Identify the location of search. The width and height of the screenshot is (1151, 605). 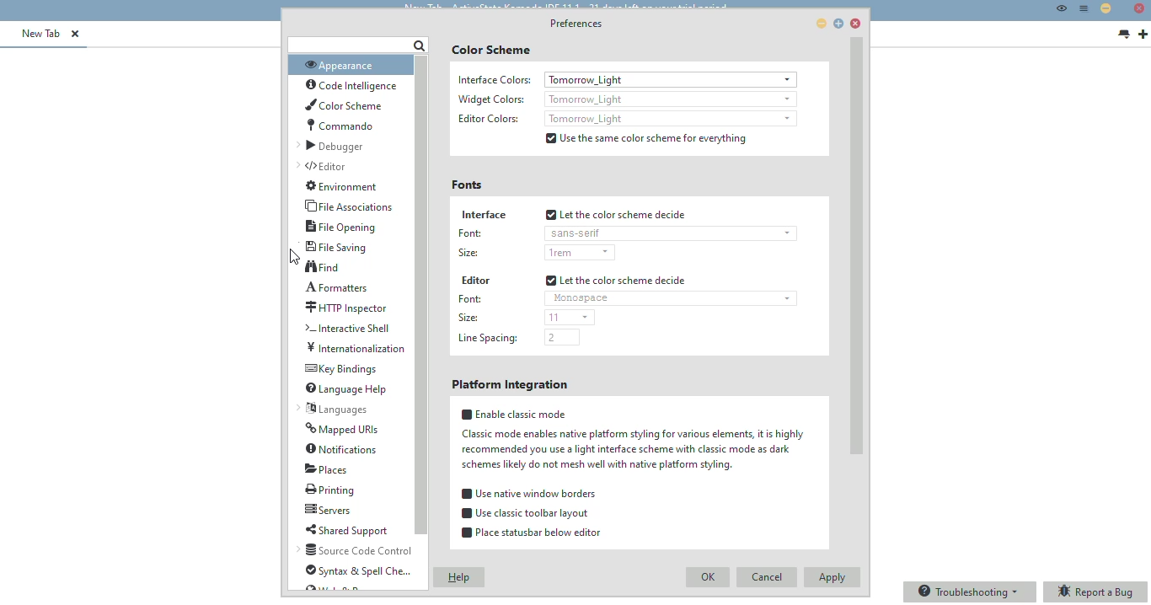
(357, 46).